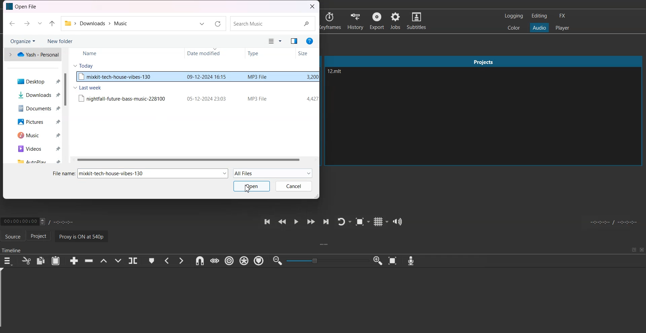 This screenshot has width=646, height=333. Describe the element at coordinates (410, 261) in the screenshot. I see `Record audio` at that location.